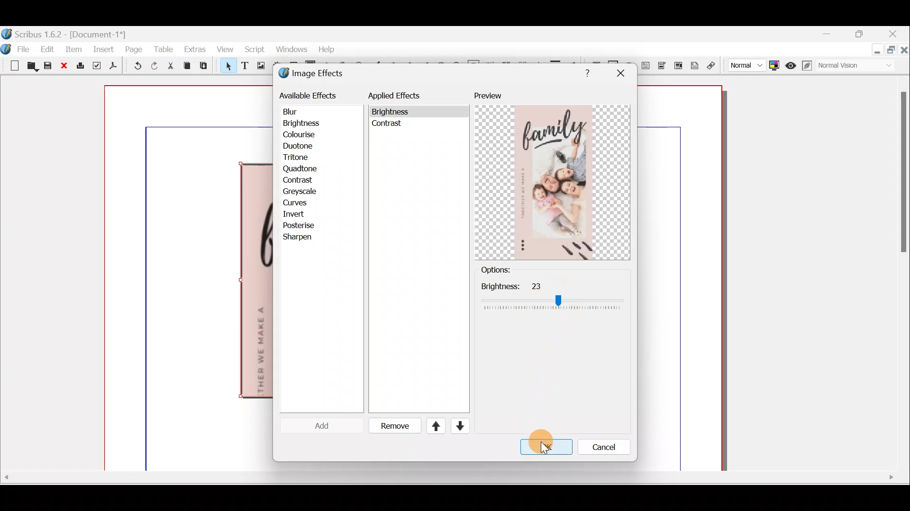 The width and height of the screenshot is (910, 511). Describe the element at coordinates (302, 238) in the screenshot. I see `Sharpen` at that location.